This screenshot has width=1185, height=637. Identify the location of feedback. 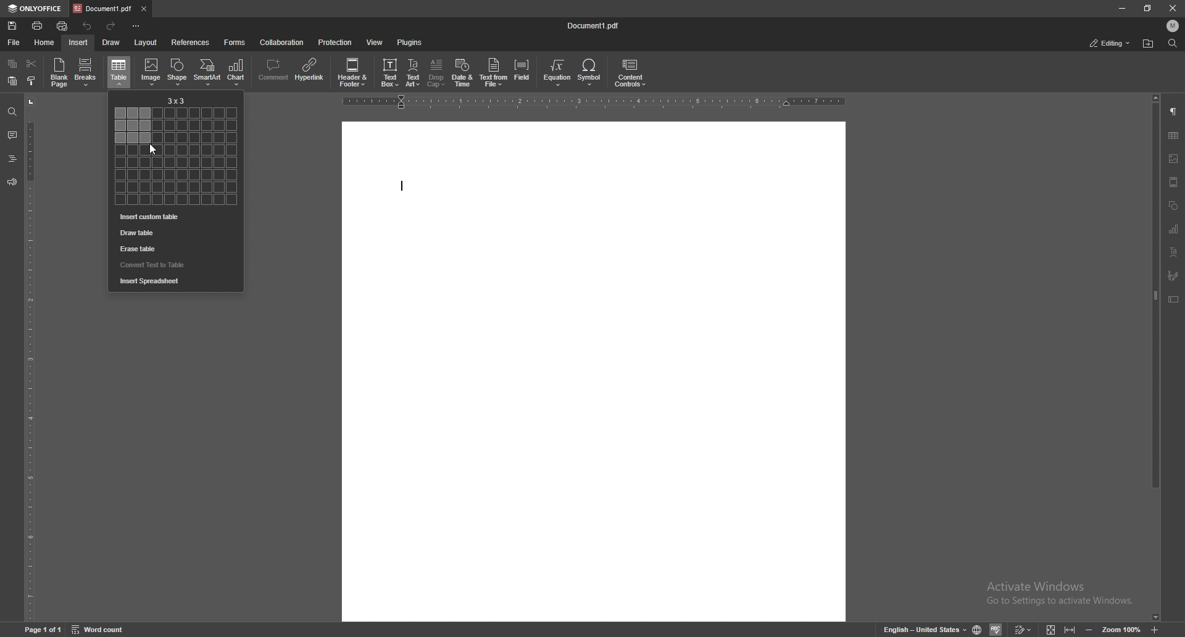
(12, 182).